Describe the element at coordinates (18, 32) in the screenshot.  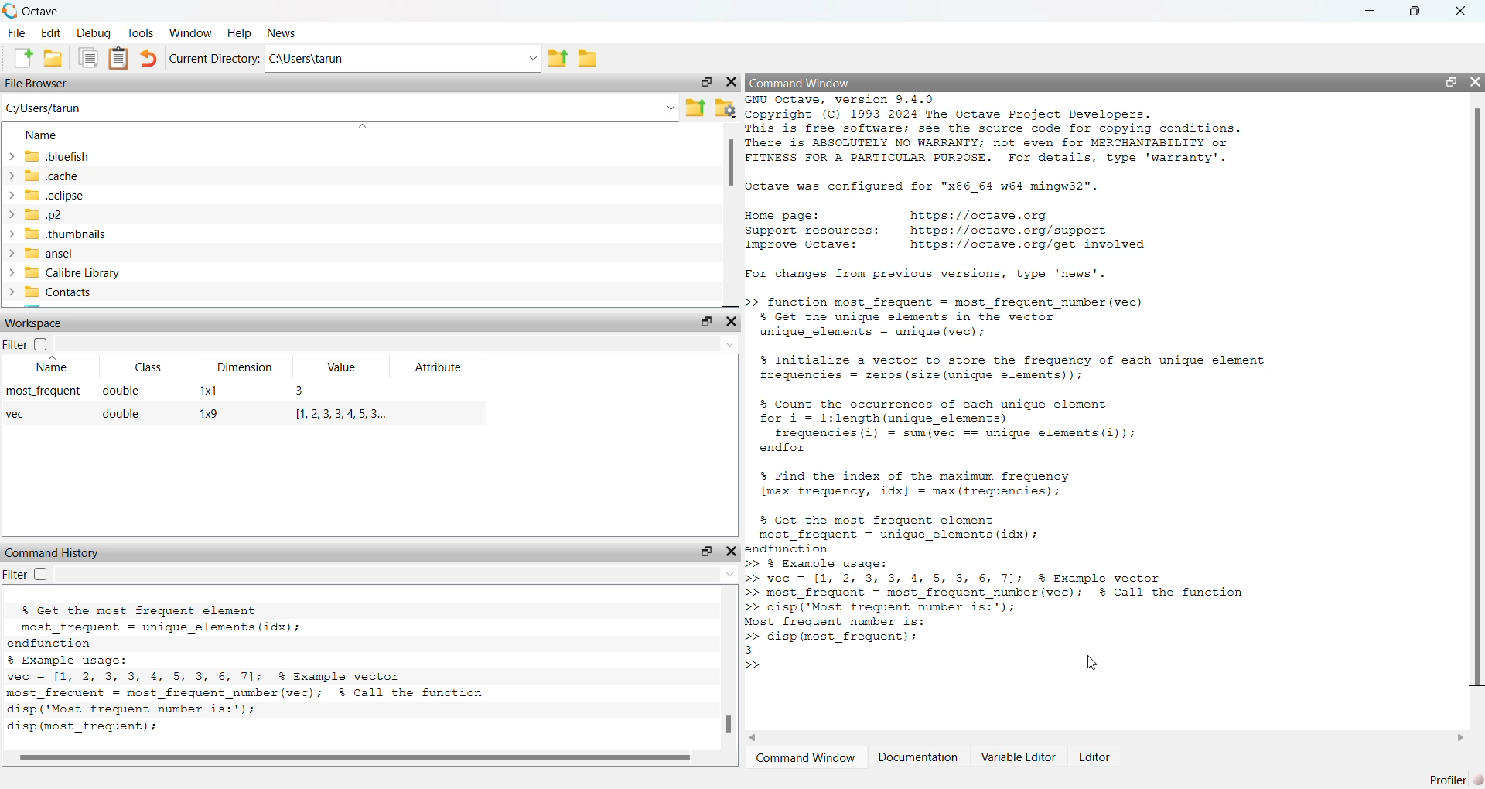
I see `File` at that location.